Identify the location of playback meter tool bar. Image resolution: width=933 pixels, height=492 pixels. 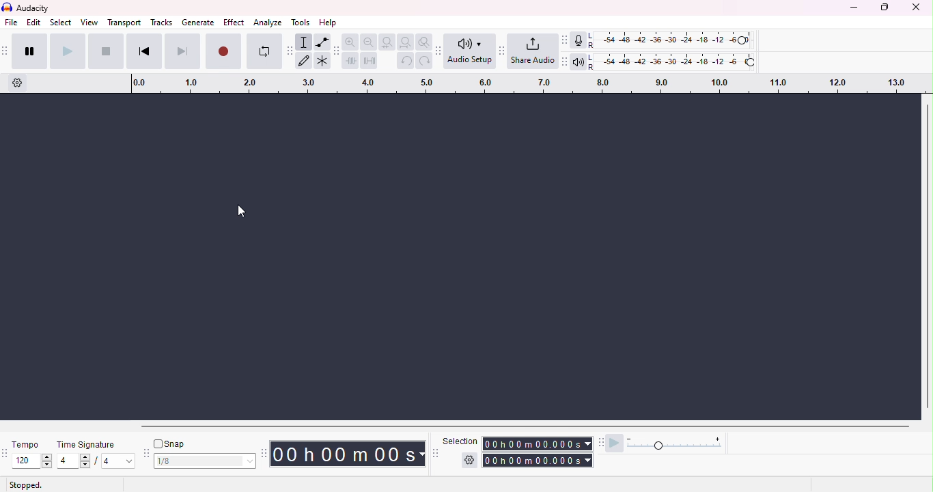
(566, 60).